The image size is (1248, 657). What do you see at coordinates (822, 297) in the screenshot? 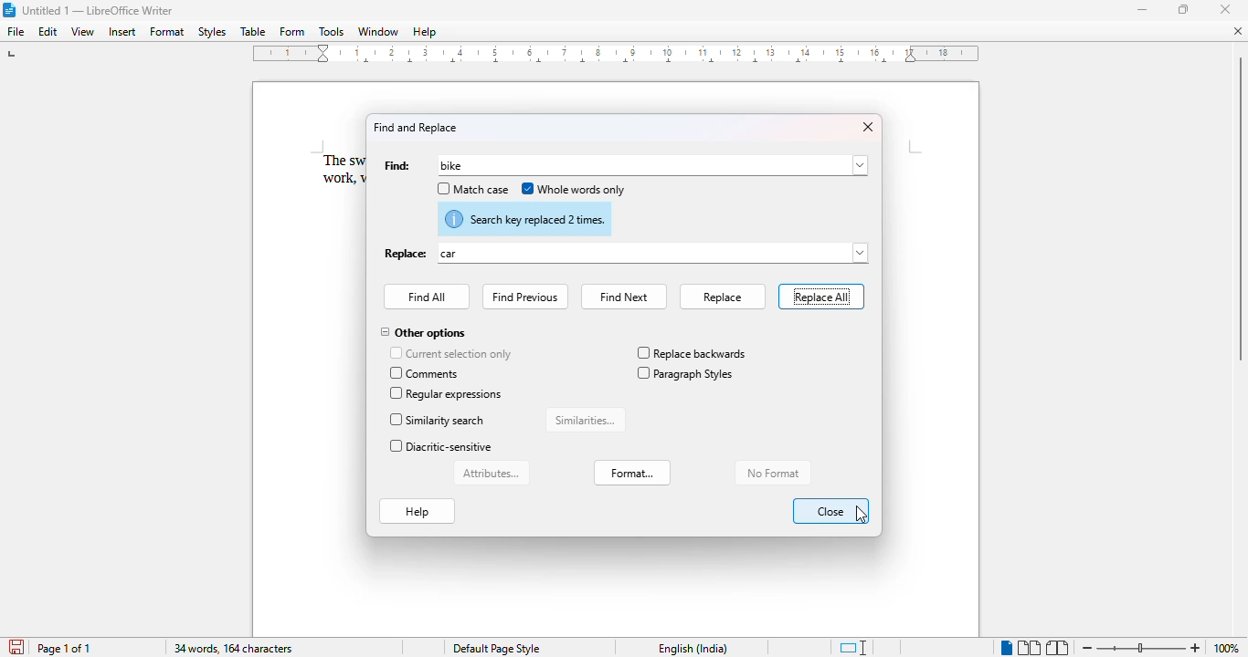
I see `replace all` at bounding box center [822, 297].